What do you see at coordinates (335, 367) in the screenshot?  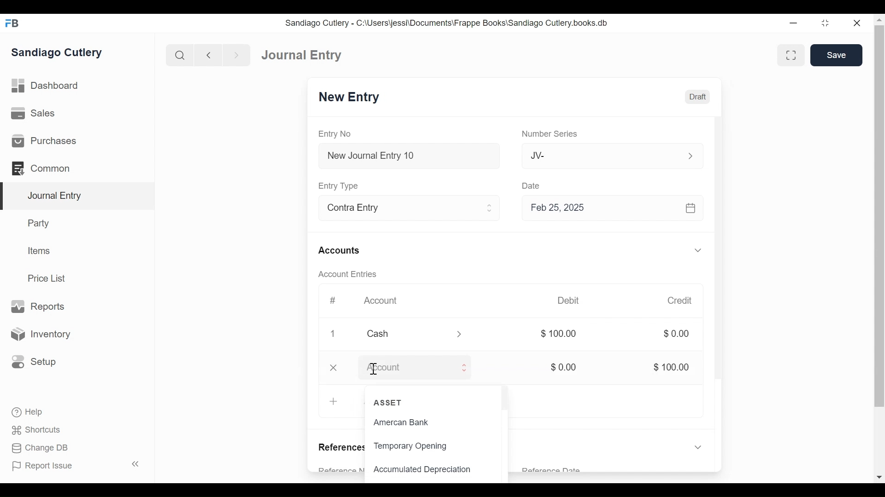 I see `Close` at bounding box center [335, 367].